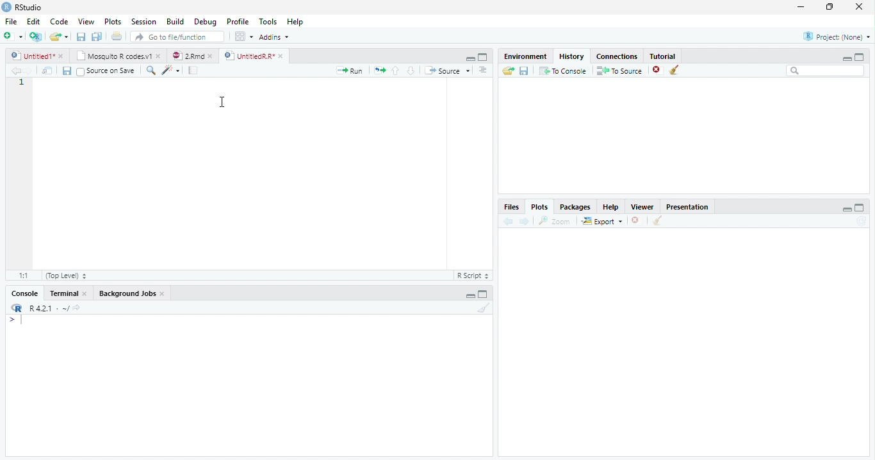 Image resolution: width=875 pixels, height=460 pixels. What do you see at coordinates (602, 221) in the screenshot?
I see `Export` at bounding box center [602, 221].